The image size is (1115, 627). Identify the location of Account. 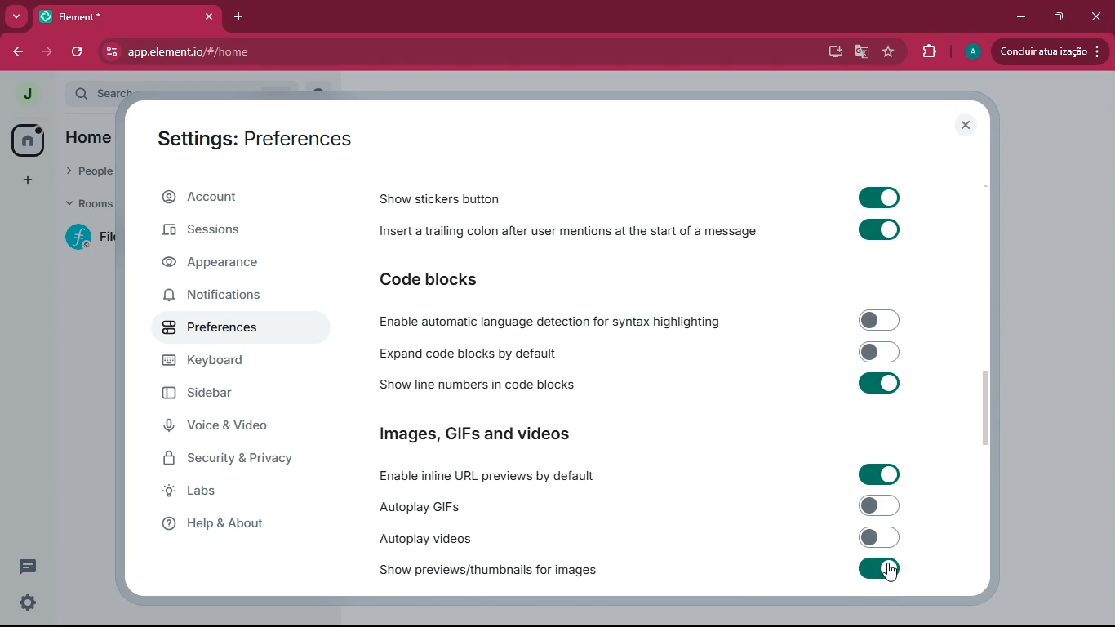
(231, 197).